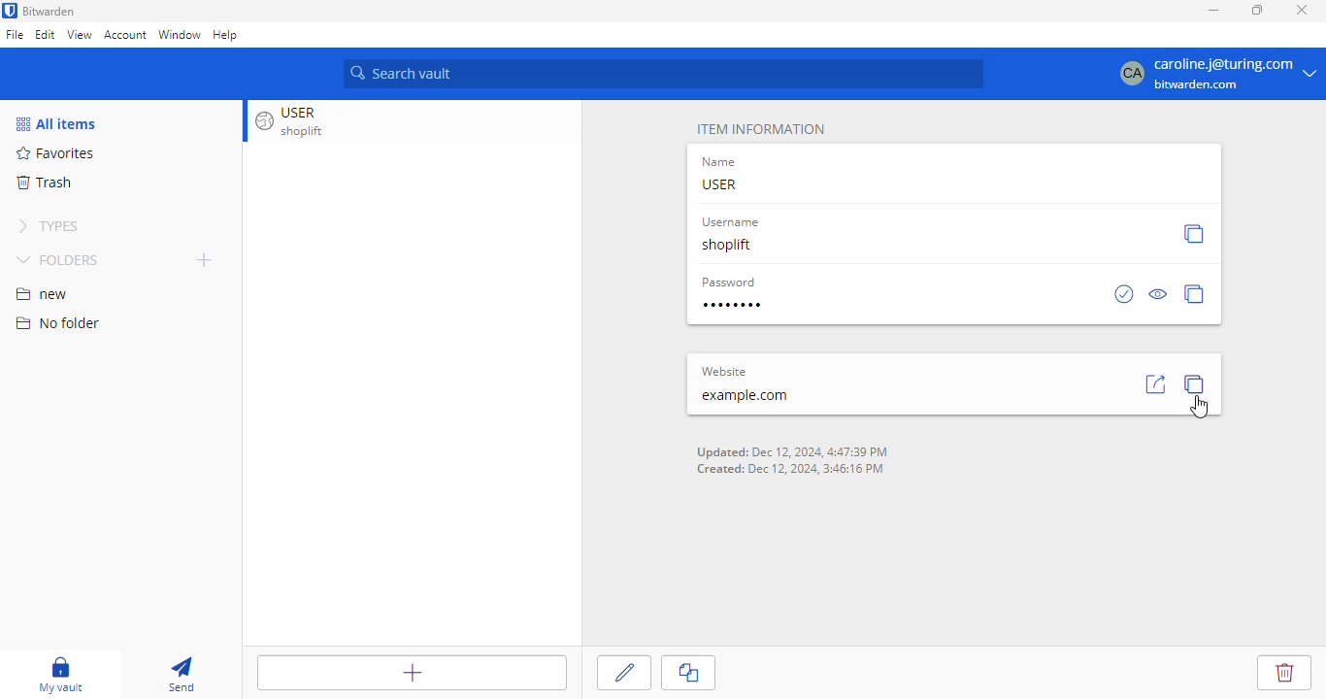 Image resolution: width=1326 pixels, height=699 pixels. What do you see at coordinates (9, 11) in the screenshot?
I see `logo` at bounding box center [9, 11].